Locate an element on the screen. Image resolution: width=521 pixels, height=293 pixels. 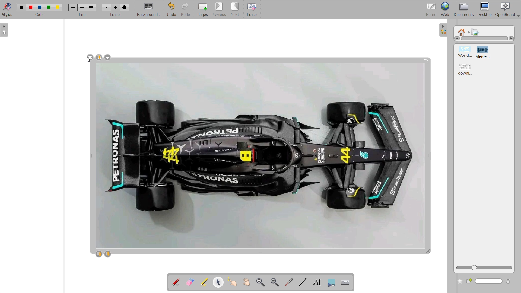
background is located at coordinates (149, 9).